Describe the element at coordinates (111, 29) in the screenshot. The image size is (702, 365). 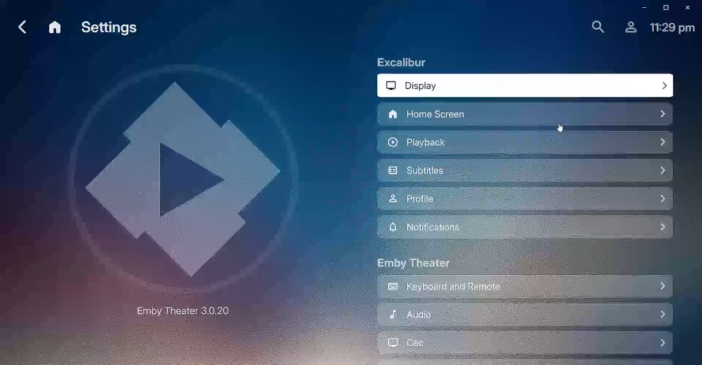
I see `Settings` at that location.